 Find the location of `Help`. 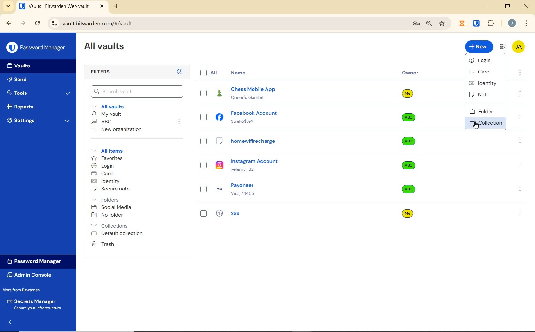

Help is located at coordinates (179, 72).